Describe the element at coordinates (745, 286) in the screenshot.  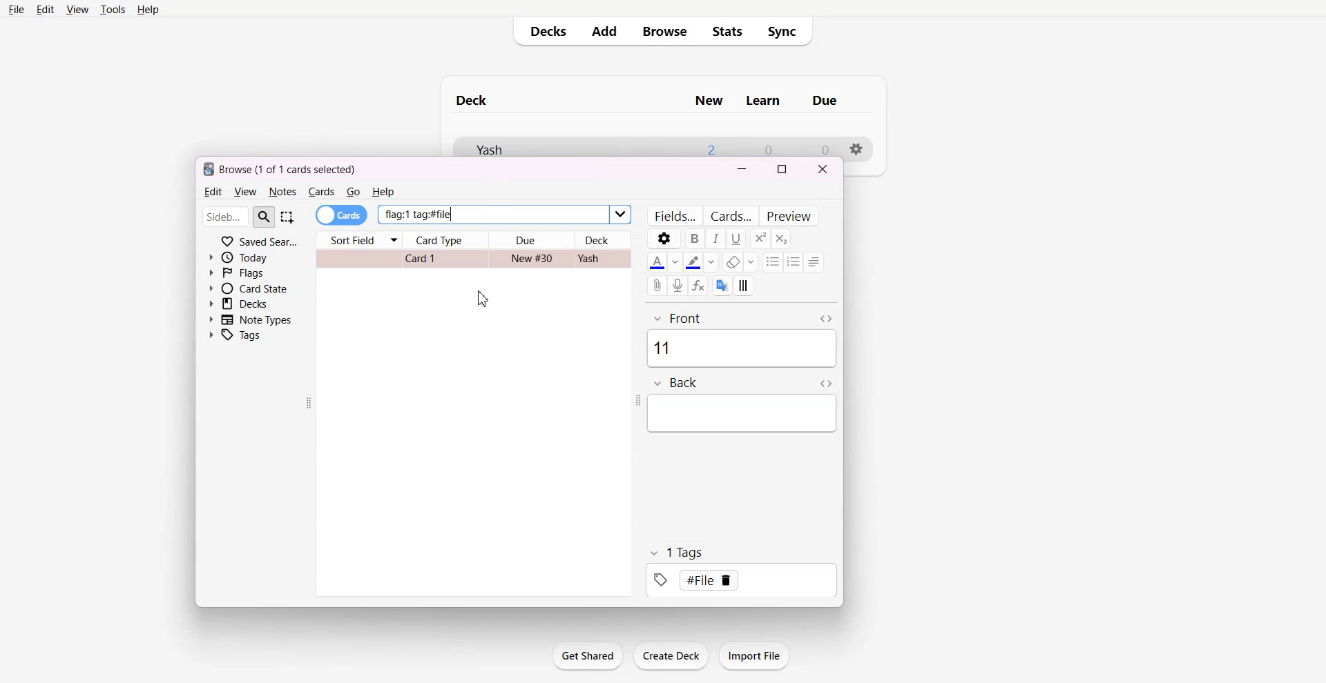
I see `Apply custom style` at that location.